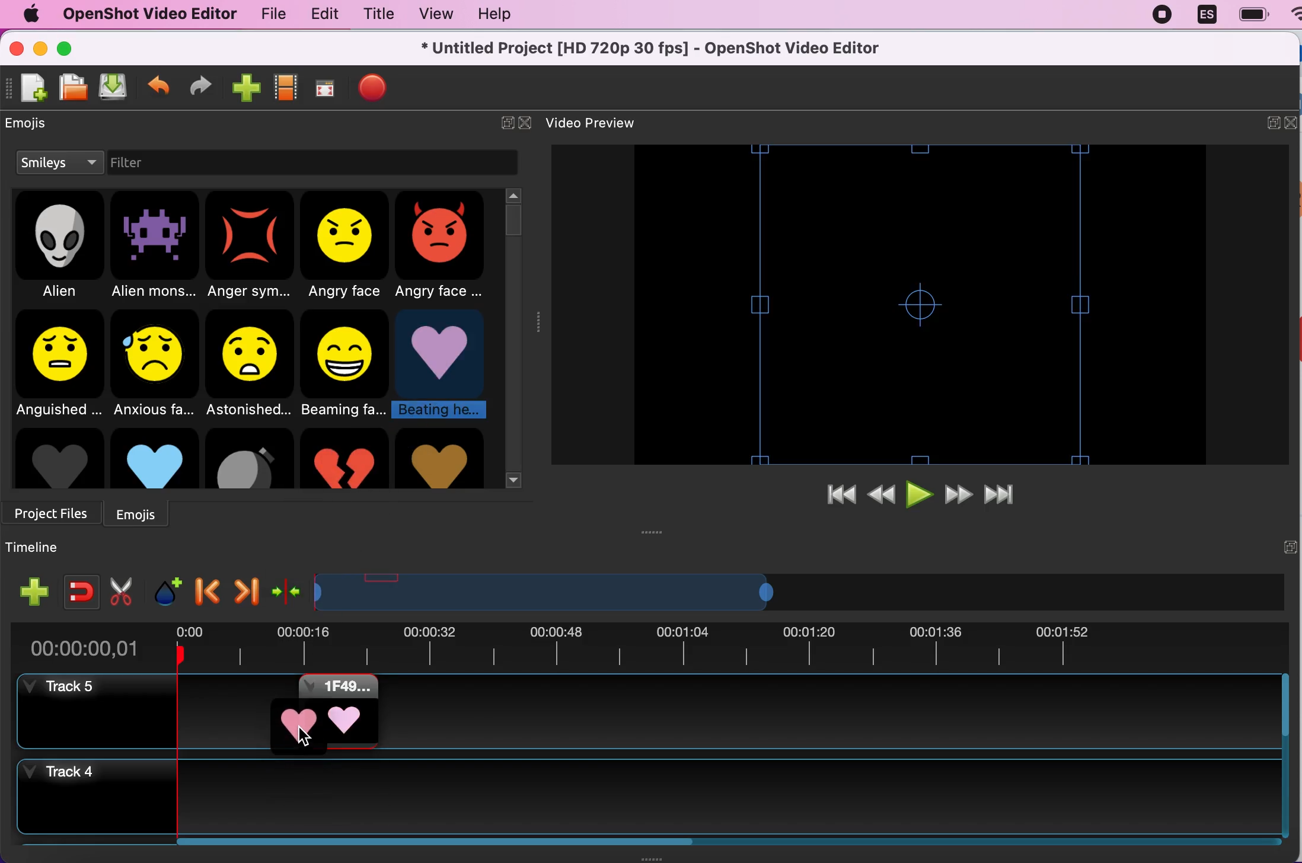  What do you see at coordinates (68, 688) in the screenshot?
I see `track 5` at bounding box center [68, 688].